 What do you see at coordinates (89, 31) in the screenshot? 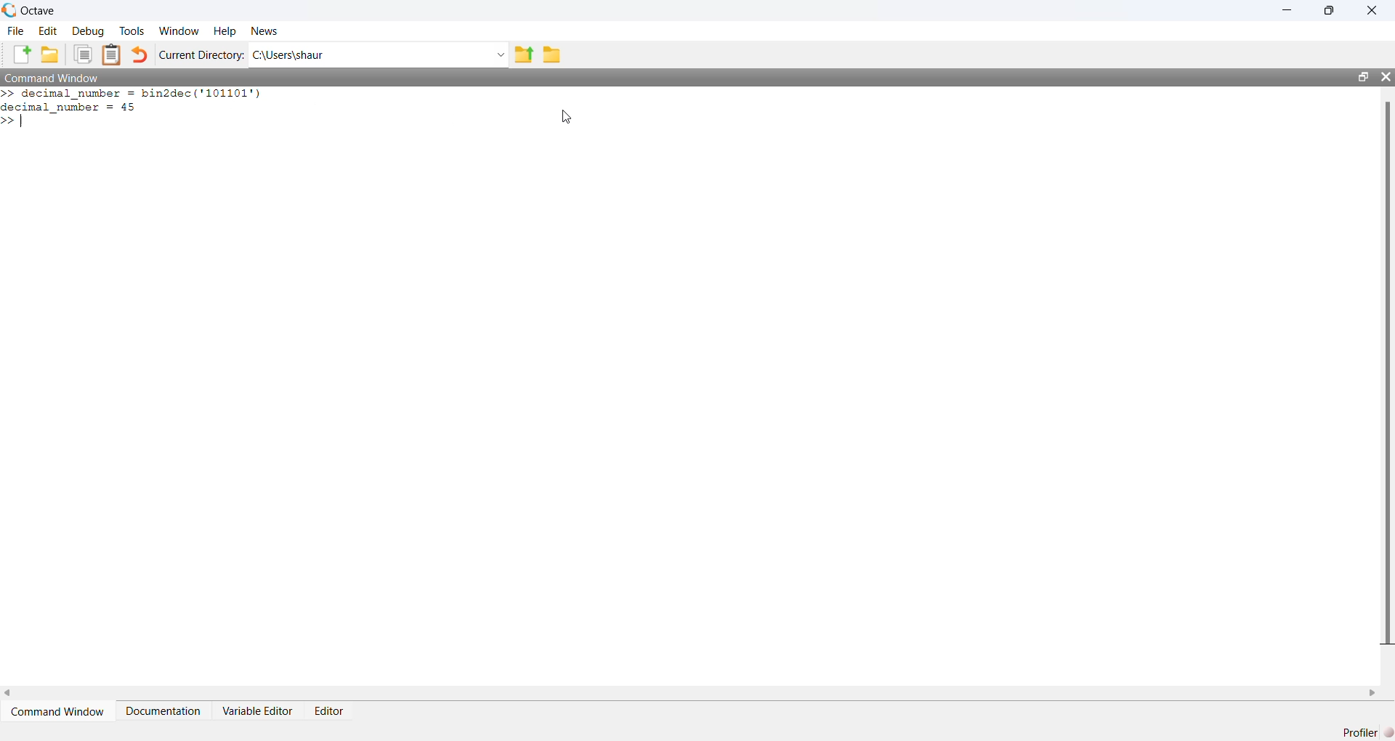
I see `debug` at bounding box center [89, 31].